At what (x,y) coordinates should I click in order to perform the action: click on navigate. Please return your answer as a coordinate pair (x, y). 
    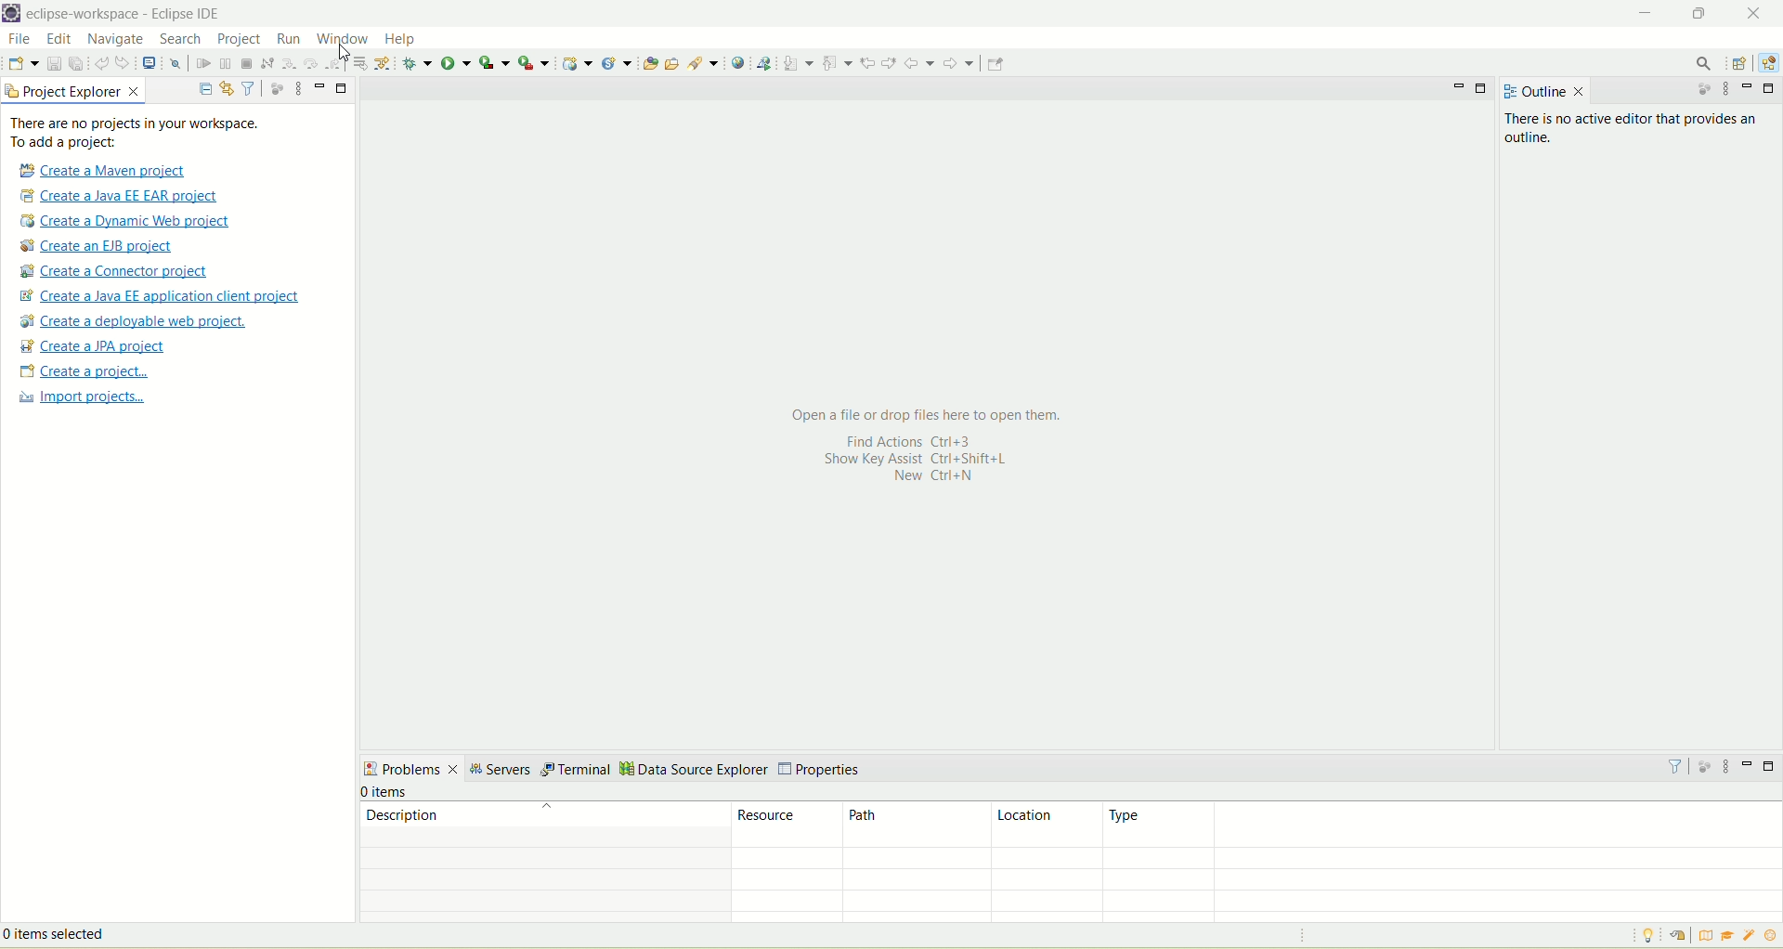
    Looking at the image, I should click on (115, 41).